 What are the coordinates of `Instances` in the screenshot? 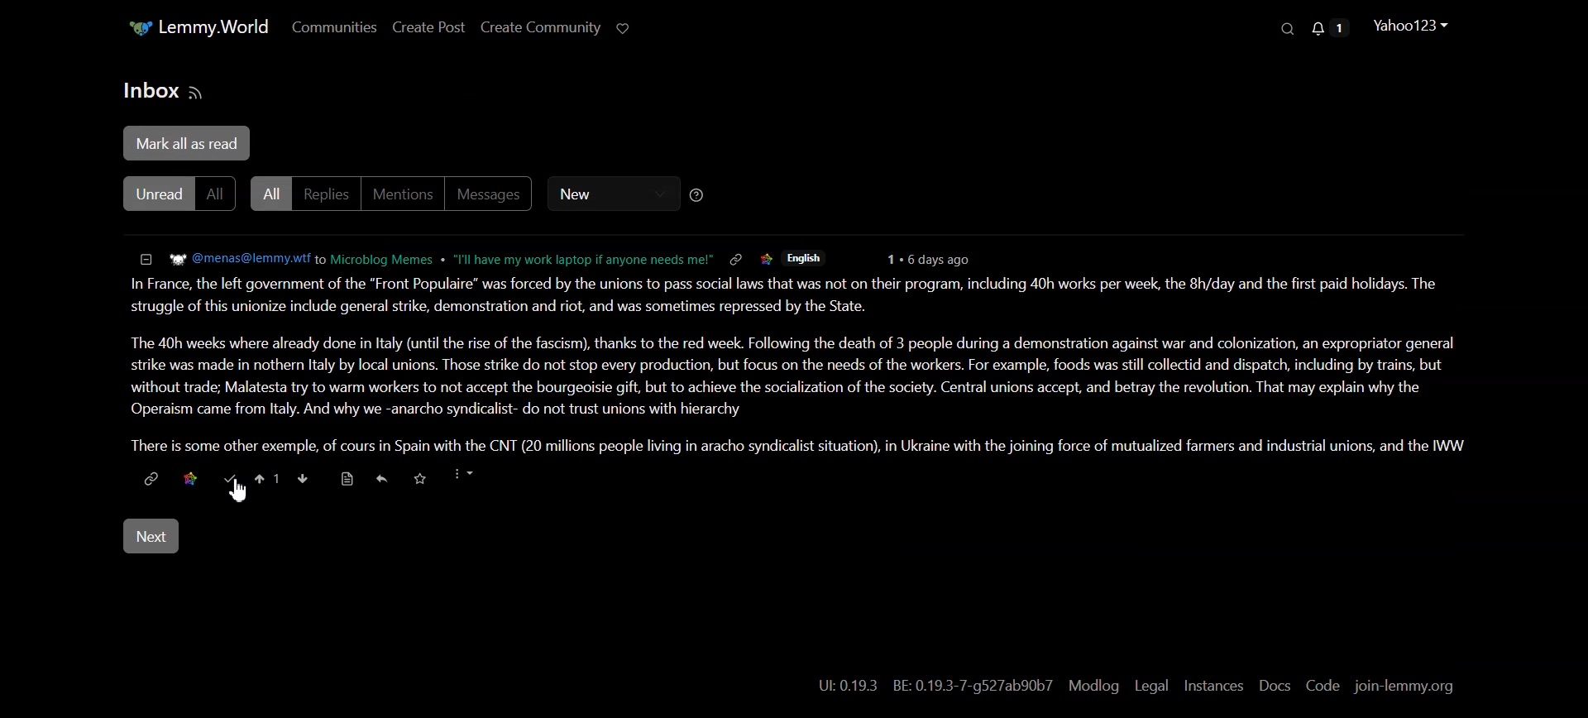 It's located at (1214, 687).